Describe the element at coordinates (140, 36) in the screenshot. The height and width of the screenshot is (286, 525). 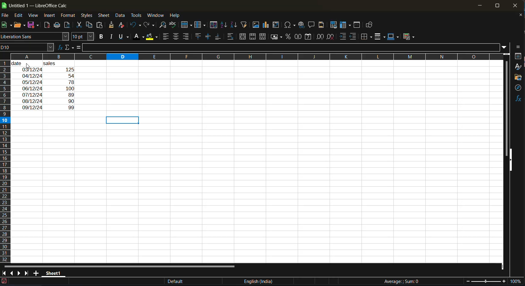
I see `font color` at that location.